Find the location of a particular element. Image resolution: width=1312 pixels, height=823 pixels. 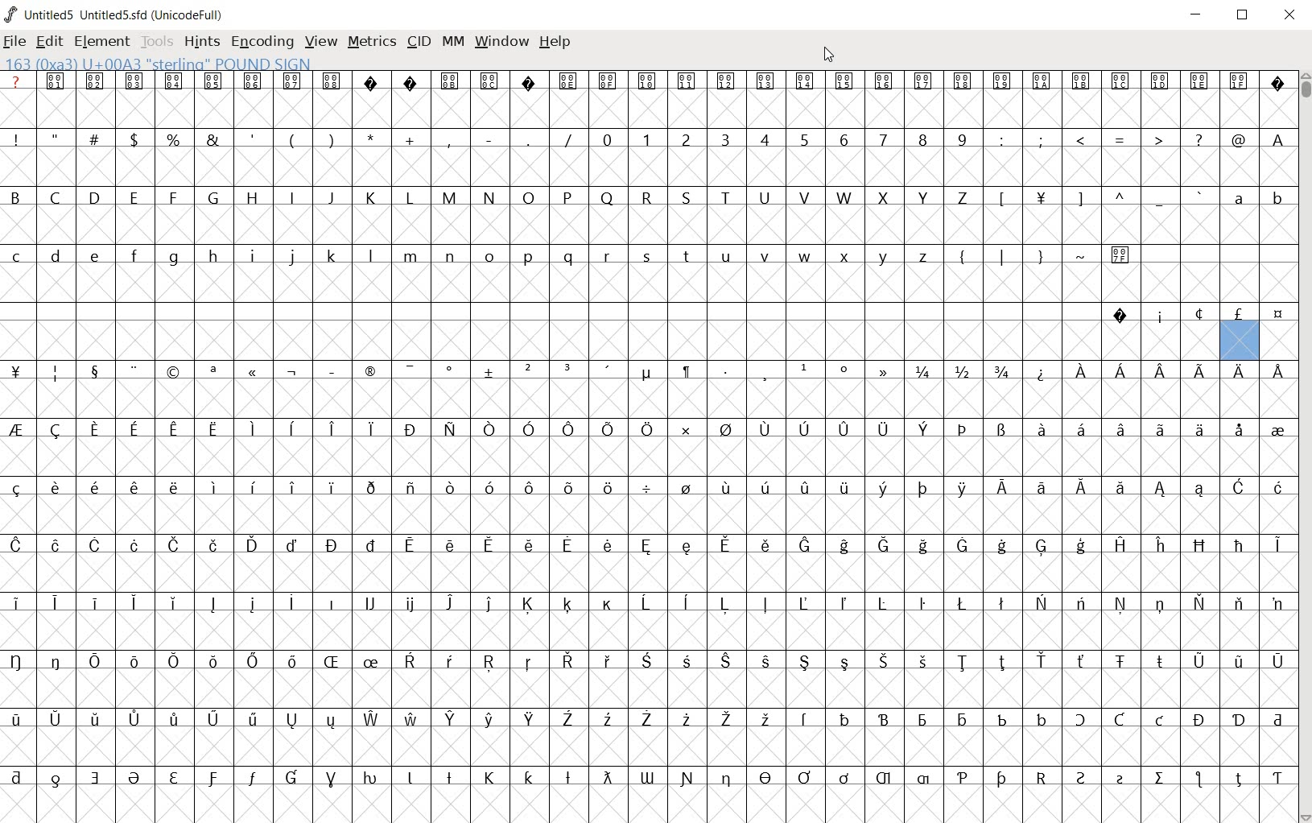

Symbol is located at coordinates (411, 81).